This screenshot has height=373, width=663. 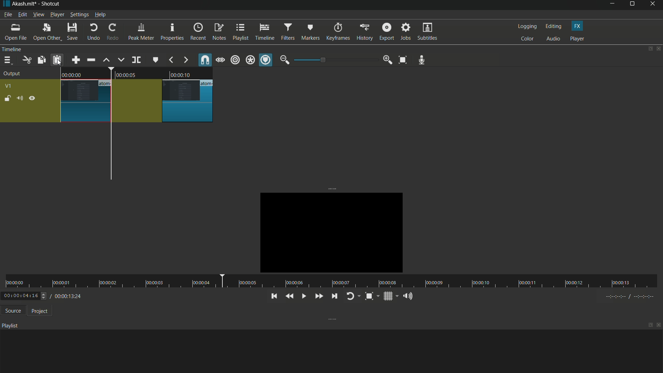 What do you see at coordinates (77, 75) in the screenshot?
I see `00:00:00` at bounding box center [77, 75].